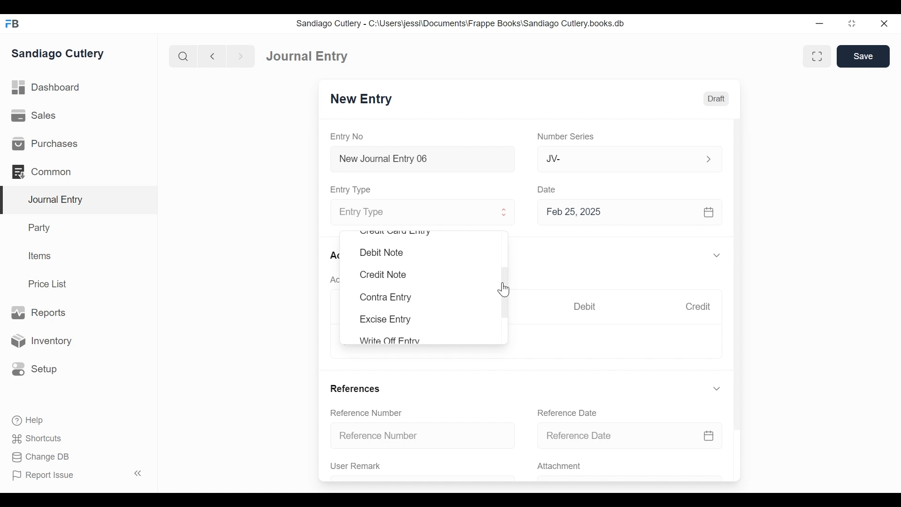  I want to click on Debit, so click(585, 307).